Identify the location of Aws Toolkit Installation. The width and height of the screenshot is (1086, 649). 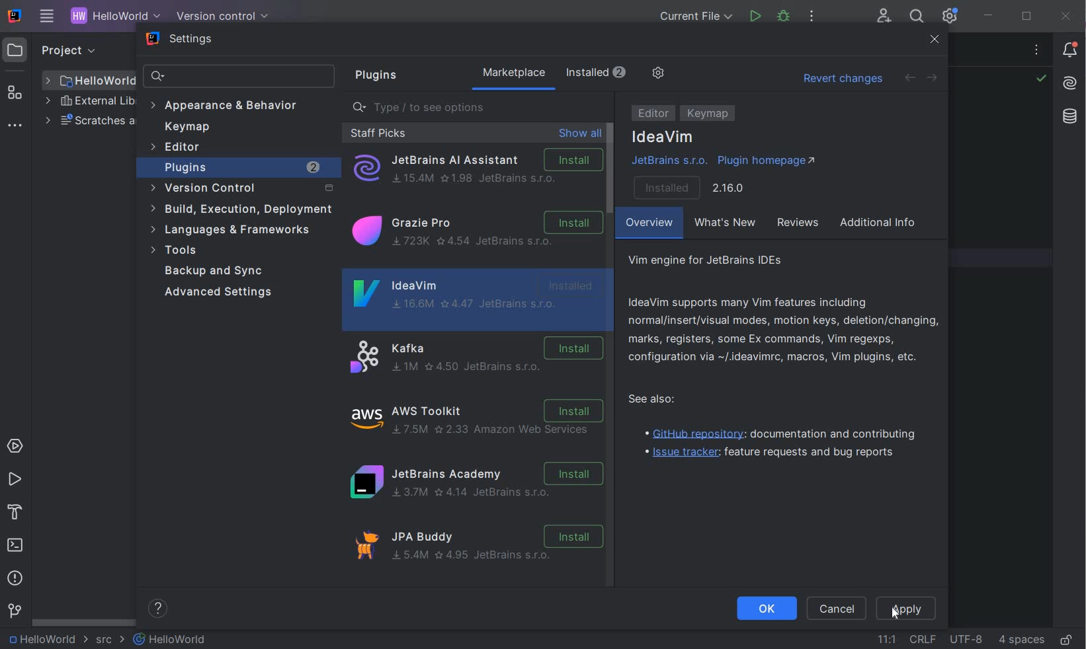
(479, 420).